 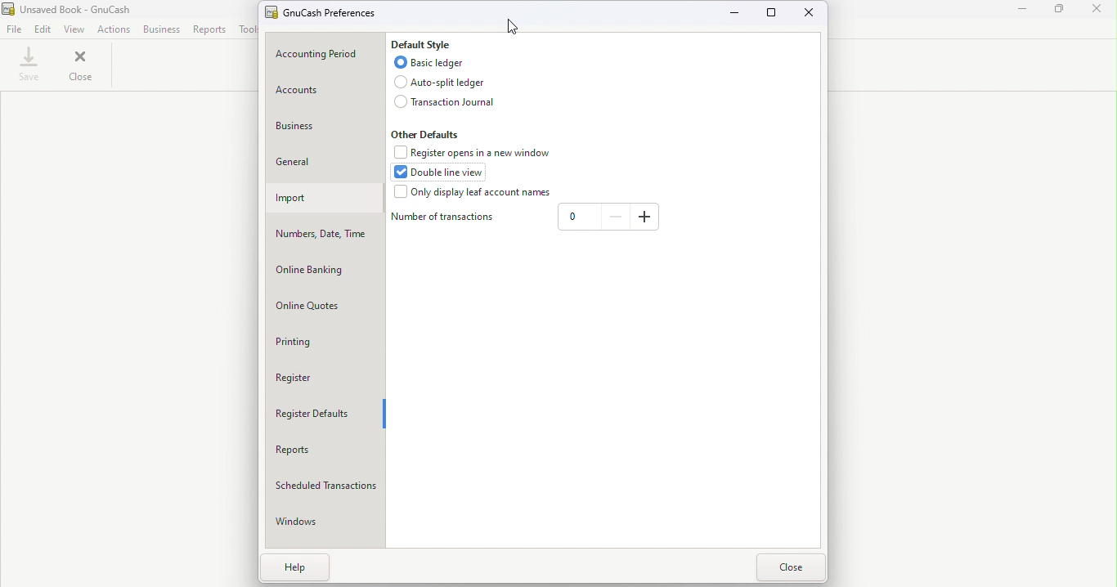 I want to click on File name, so click(x=17, y=31).